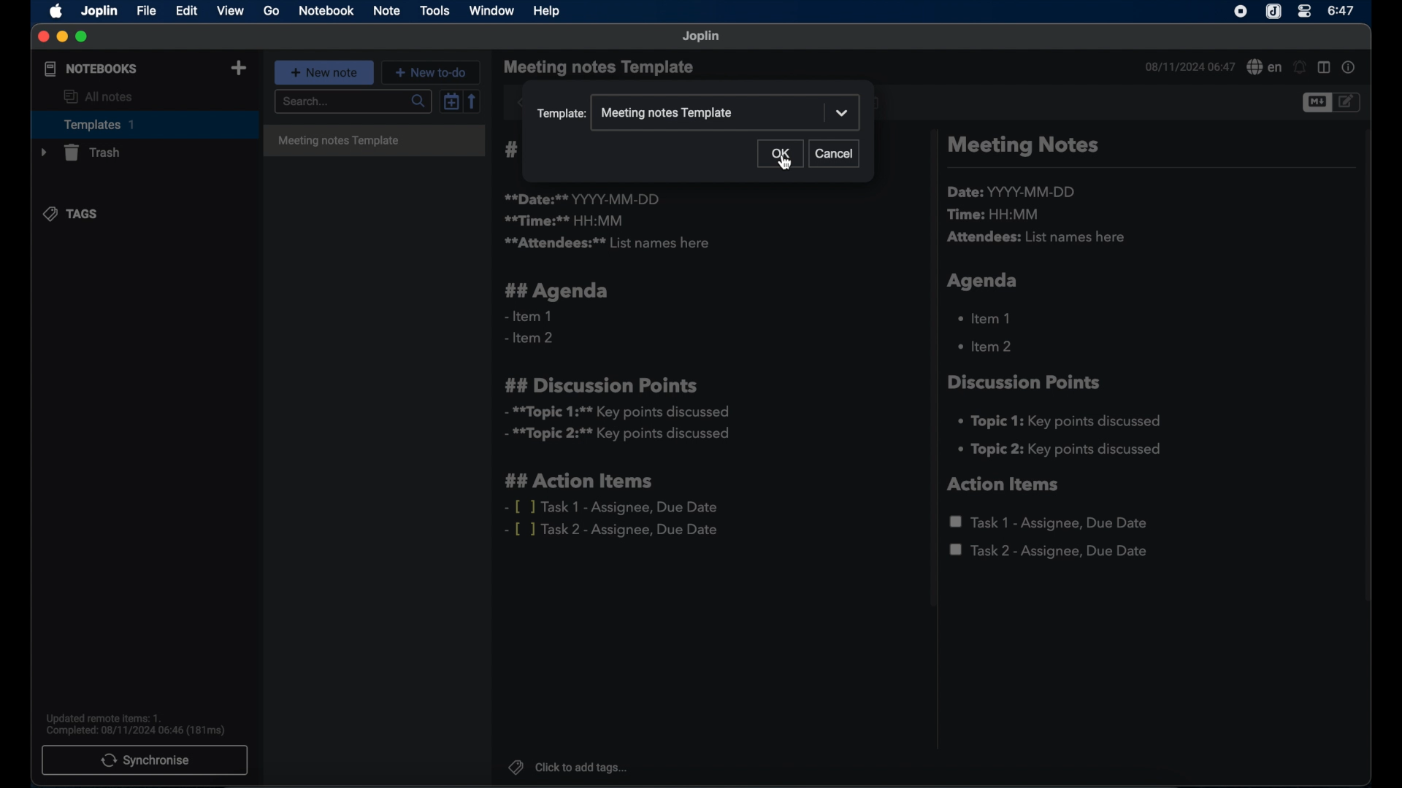  Describe the element at coordinates (667, 113) in the screenshot. I see `meeting notes template` at that location.